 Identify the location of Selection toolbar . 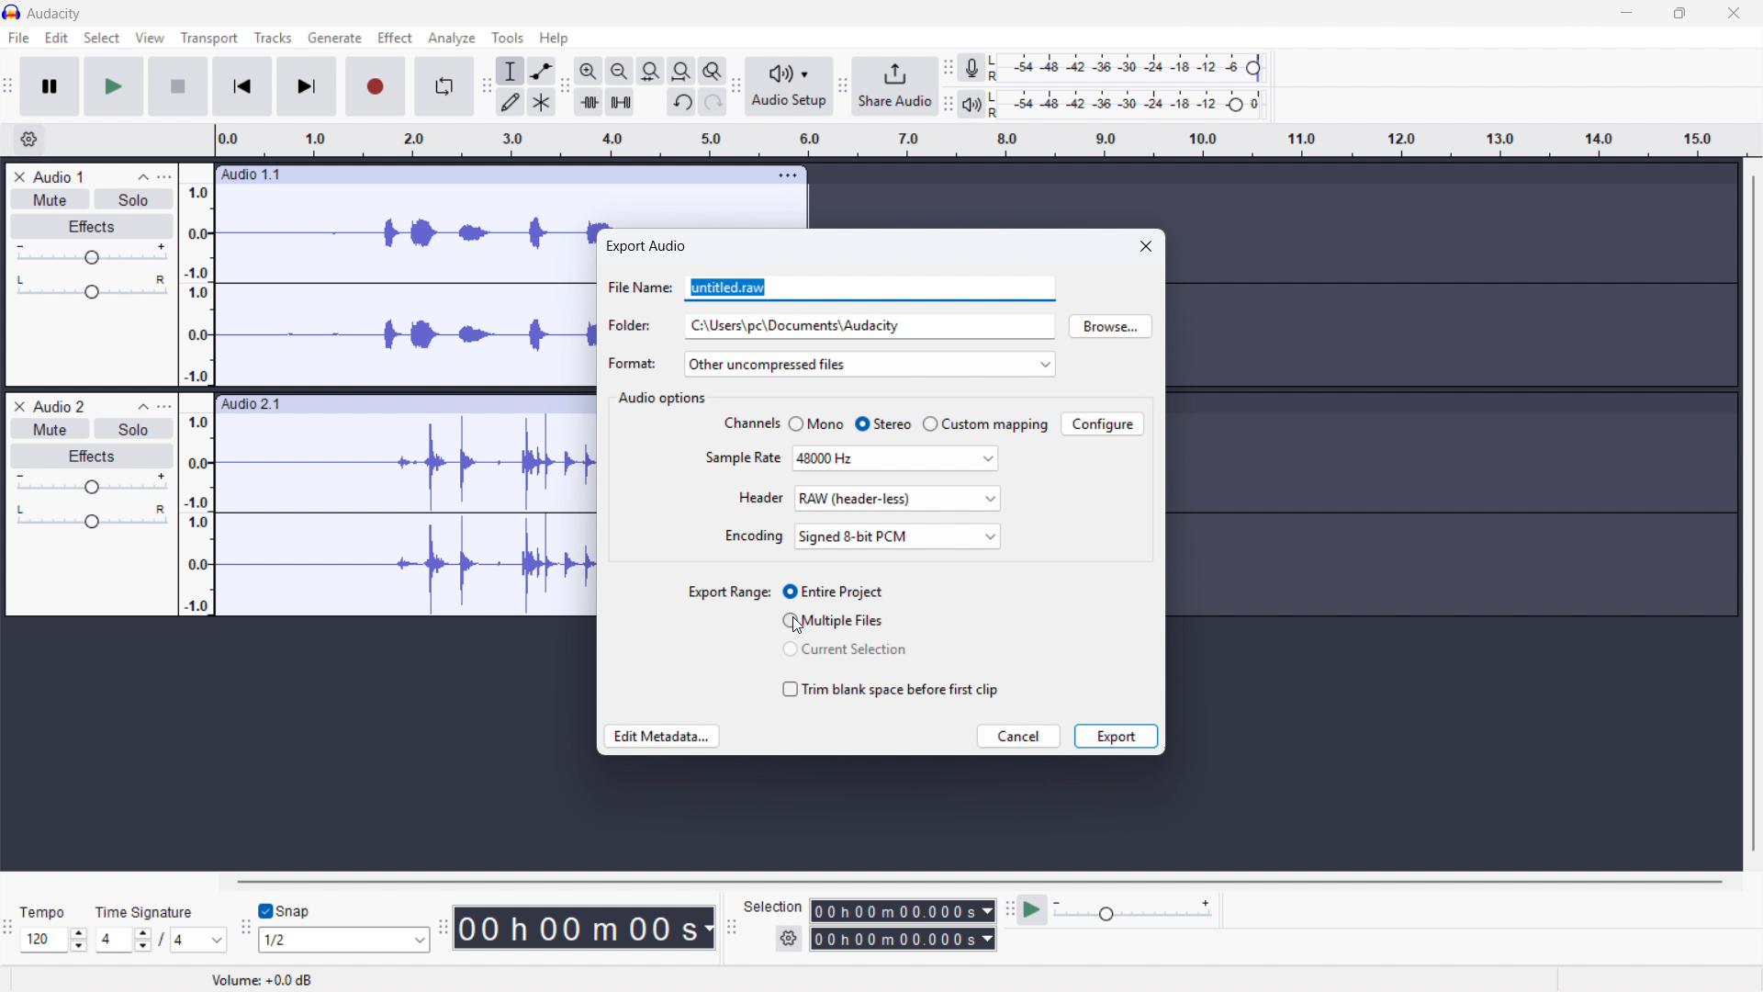
(730, 930).